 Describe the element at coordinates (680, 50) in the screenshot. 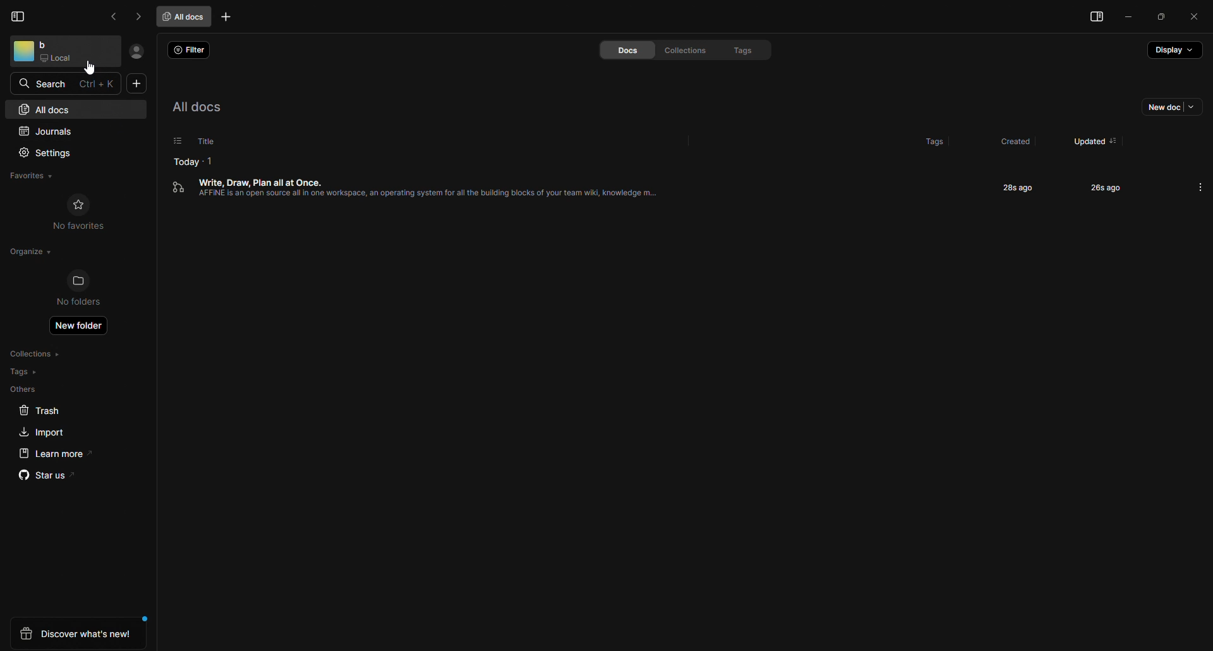

I see `collections` at that location.